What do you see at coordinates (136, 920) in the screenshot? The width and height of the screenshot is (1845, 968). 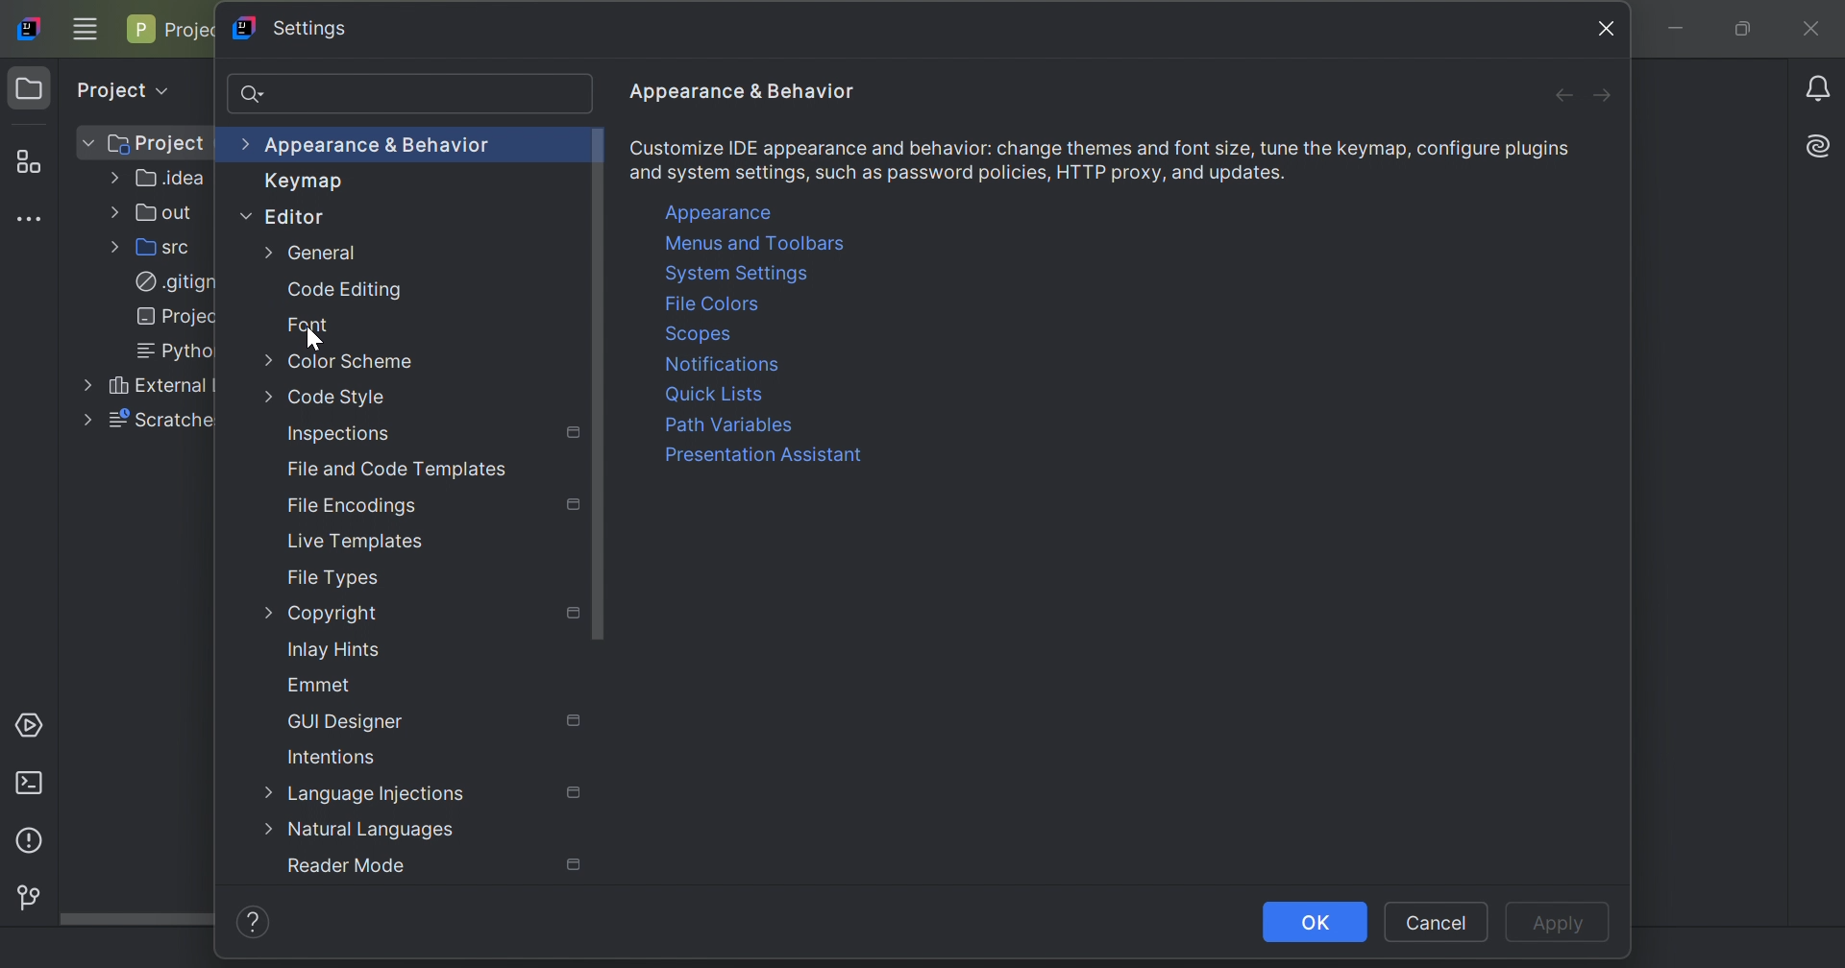 I see `Scroll bar` at bounding box center [136, 920].